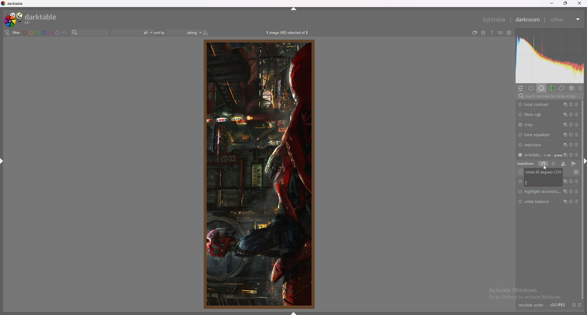 This screenshot has width=587, height=315. Describe the element at coordinates (563, 164) in the screenshot. I see `flip horizontally` at that location.